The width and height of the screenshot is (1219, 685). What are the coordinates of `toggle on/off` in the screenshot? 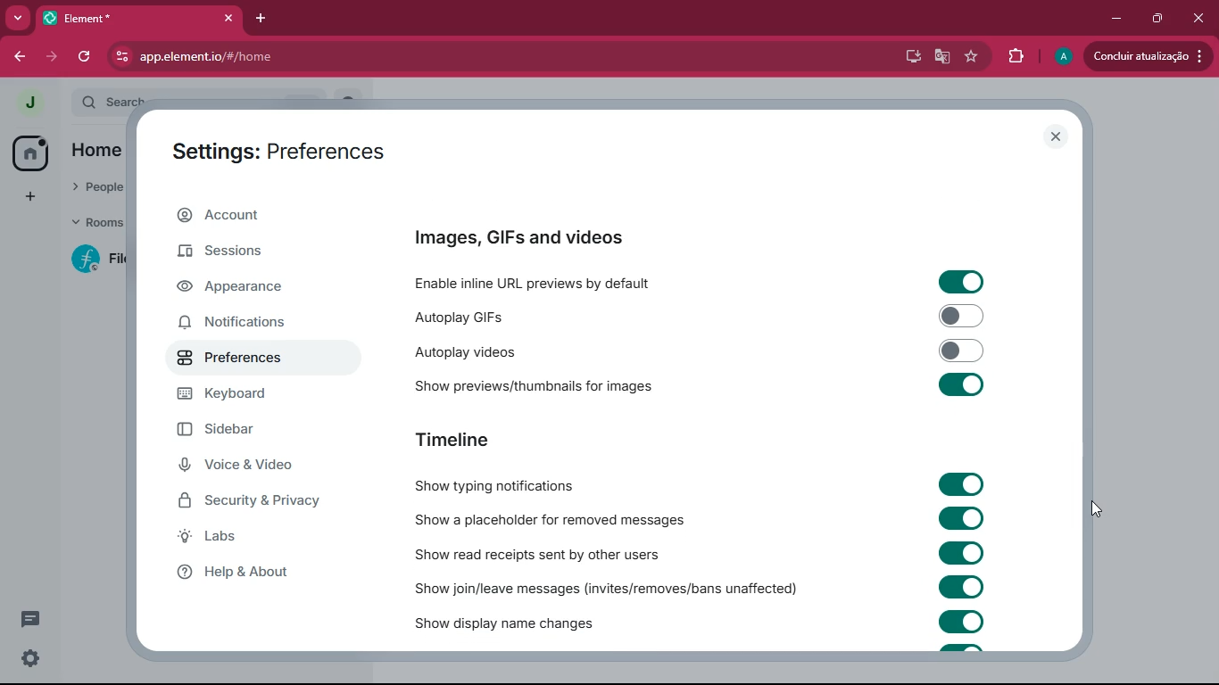 It's located at (962, 351).